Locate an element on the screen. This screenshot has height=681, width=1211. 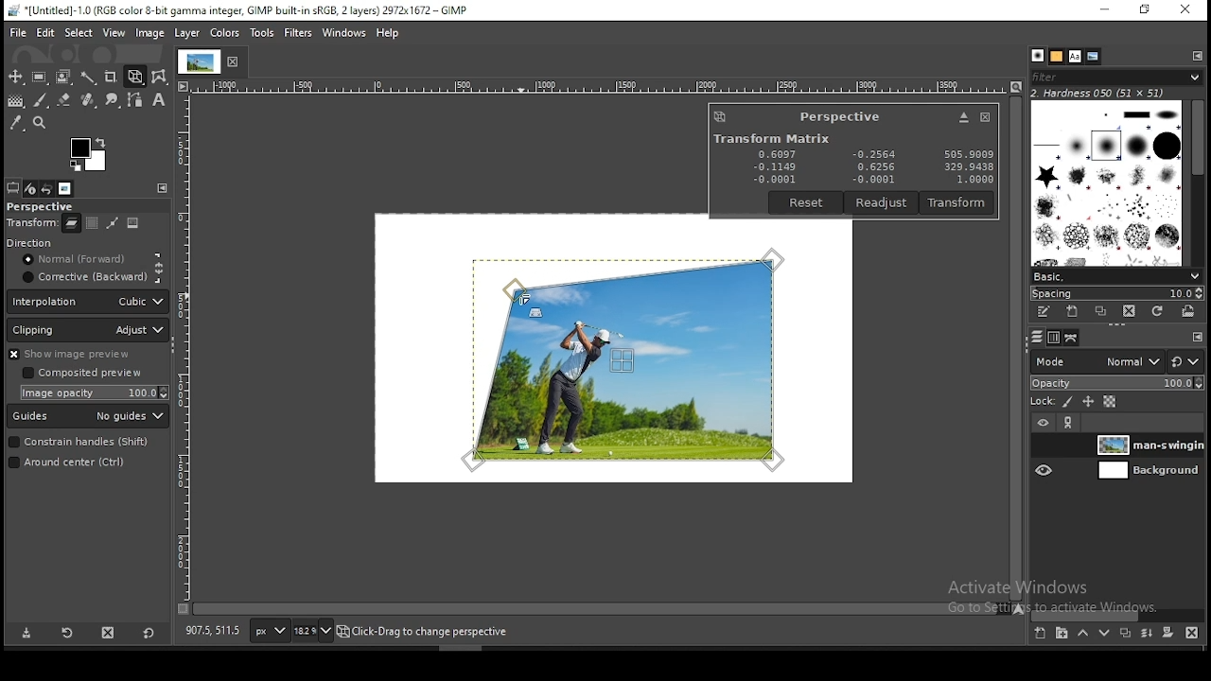
unified transform tool is located at coordinates (136, 77).